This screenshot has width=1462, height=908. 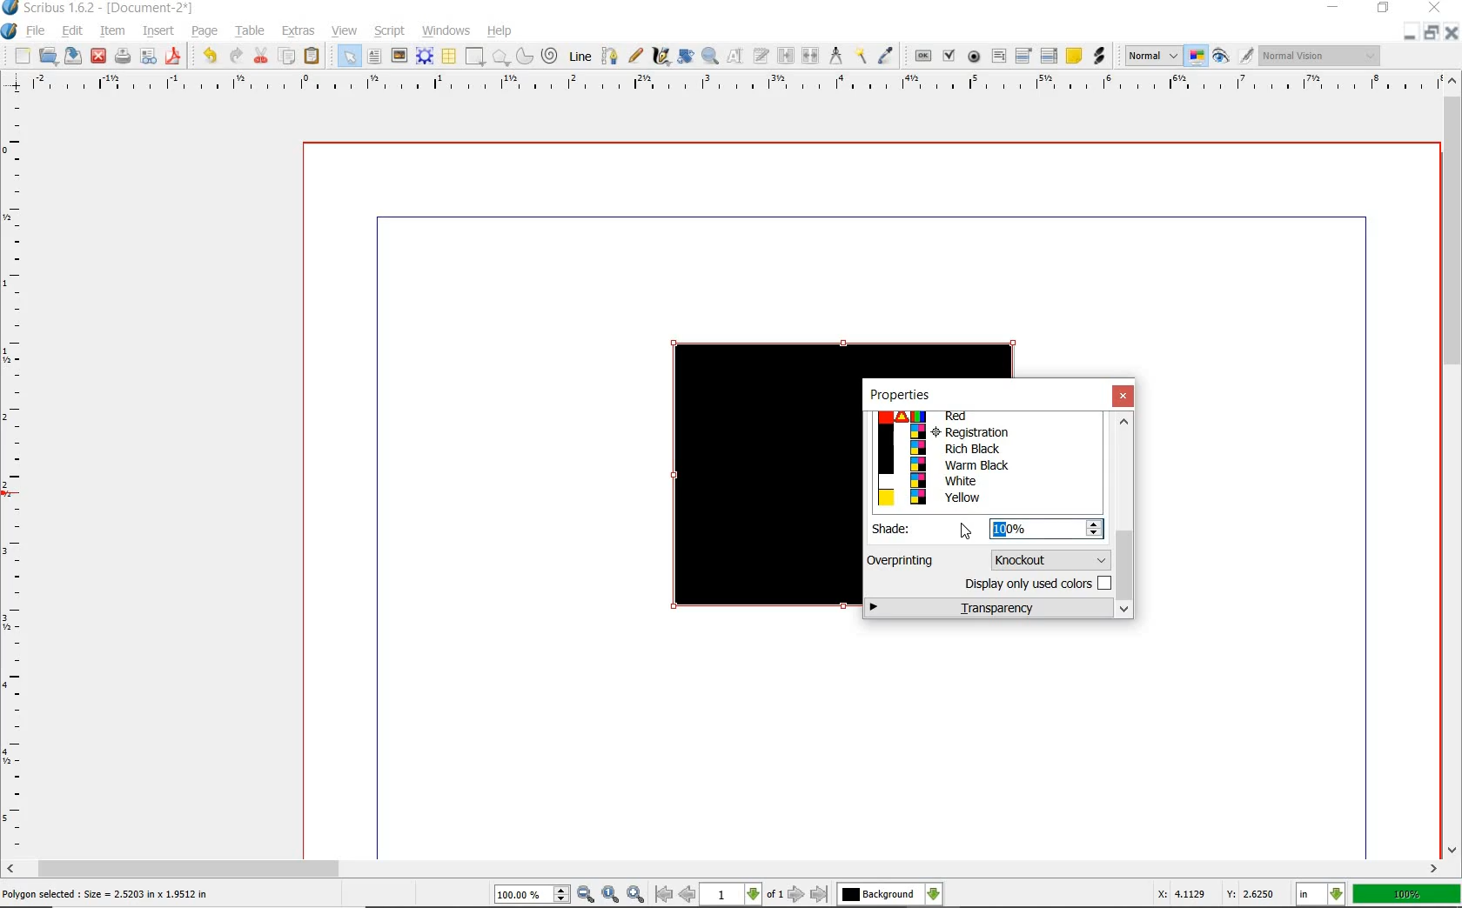 I want to click on RESTORE, so click(x=1383, y=11).